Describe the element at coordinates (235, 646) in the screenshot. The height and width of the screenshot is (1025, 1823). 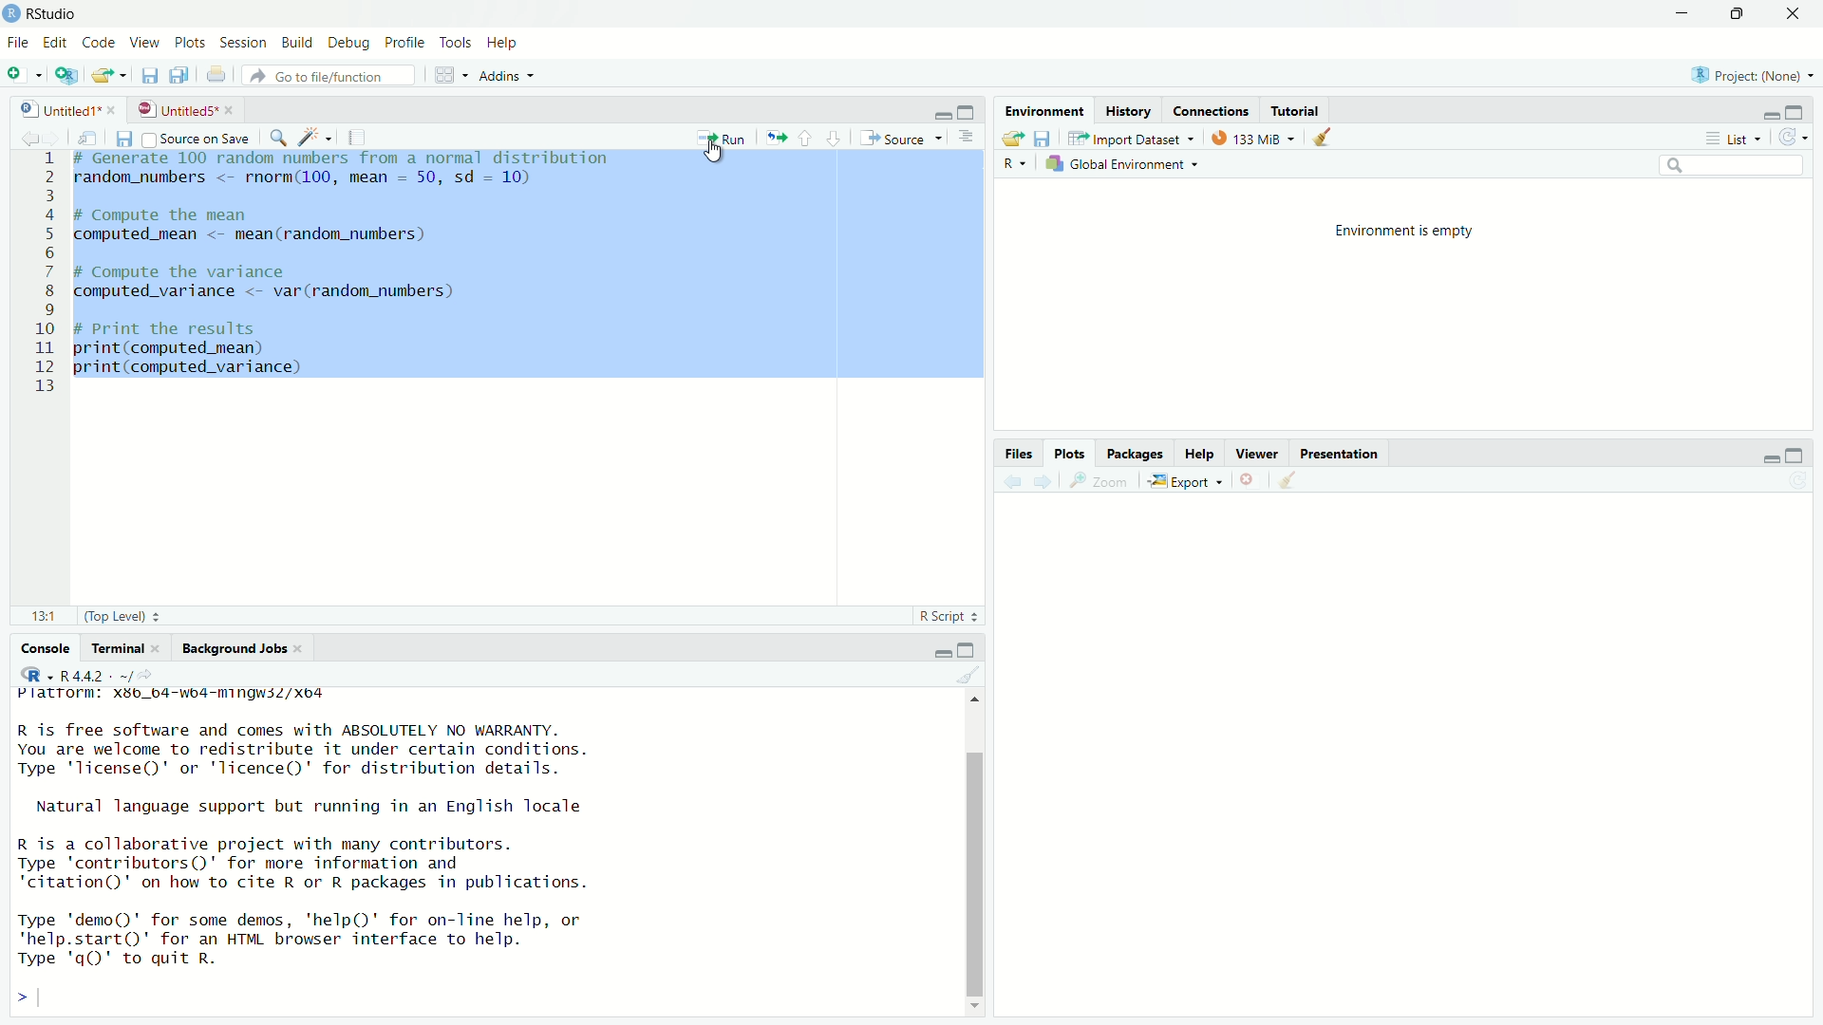
I see `background jobs` at that location.